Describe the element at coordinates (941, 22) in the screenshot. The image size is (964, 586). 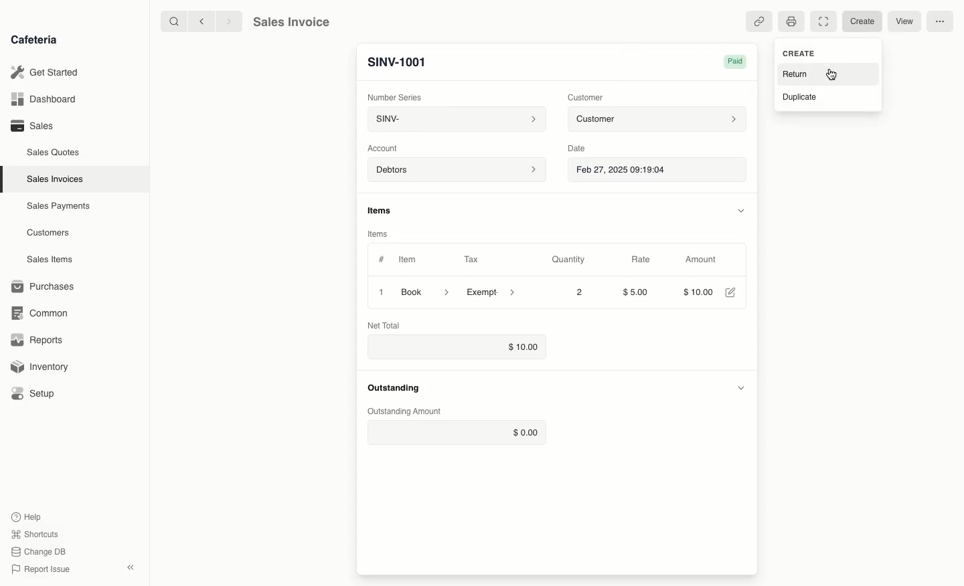
I see `more options` at that location.